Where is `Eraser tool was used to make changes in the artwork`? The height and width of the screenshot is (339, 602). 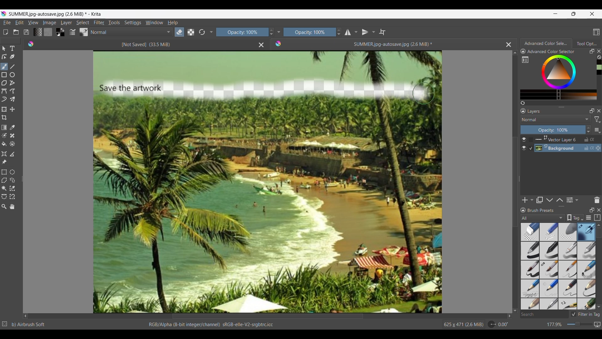 Eraser tool was used to make changes in the artwork is located at coordinates (268, 182).